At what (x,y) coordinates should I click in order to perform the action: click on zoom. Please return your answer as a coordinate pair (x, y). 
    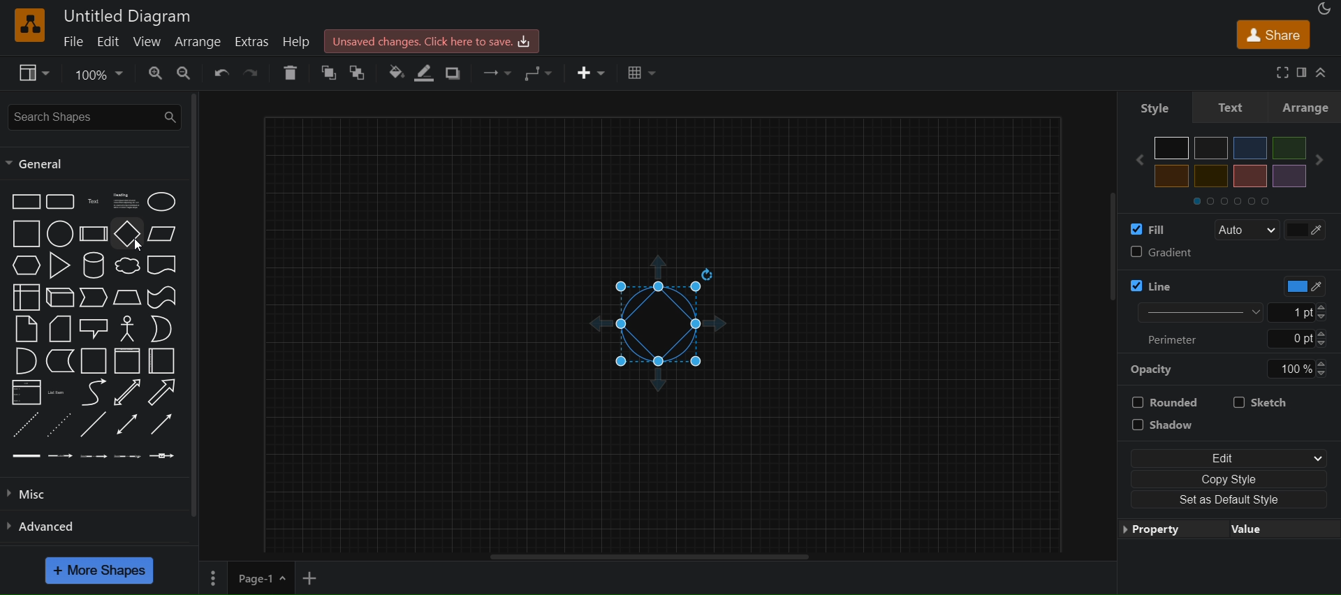
    Looking at the image, I should click on (101, 73).